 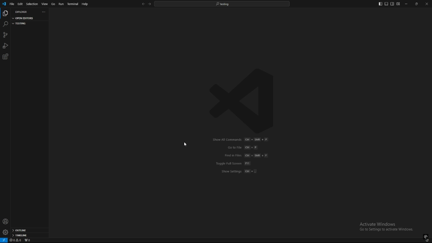 What do you see at coordinates (5, 57) in the screenshot?
I see `extensions` at bounding box center [5, 57].